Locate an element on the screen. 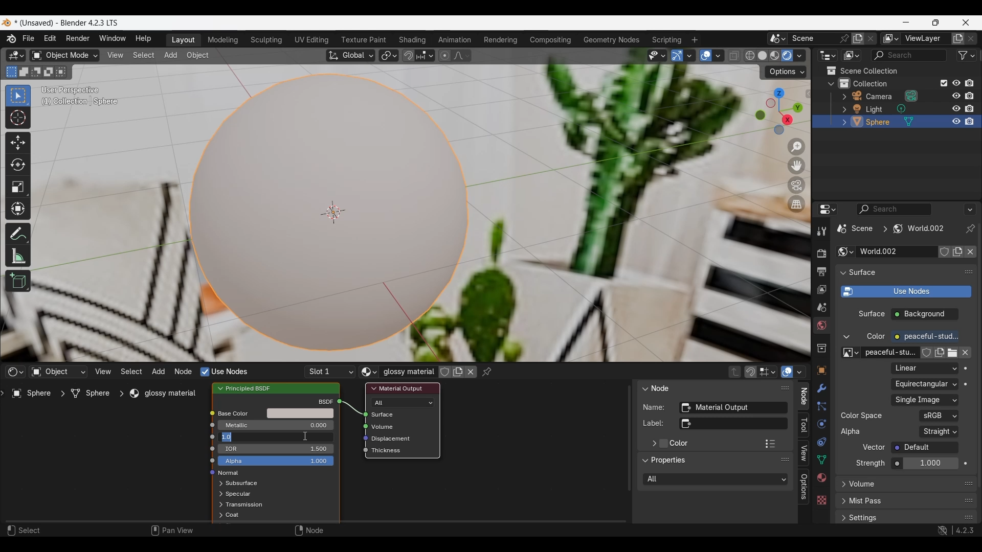 This screenshot has height=552, width=982. About software is located at coordinates (11, 39).